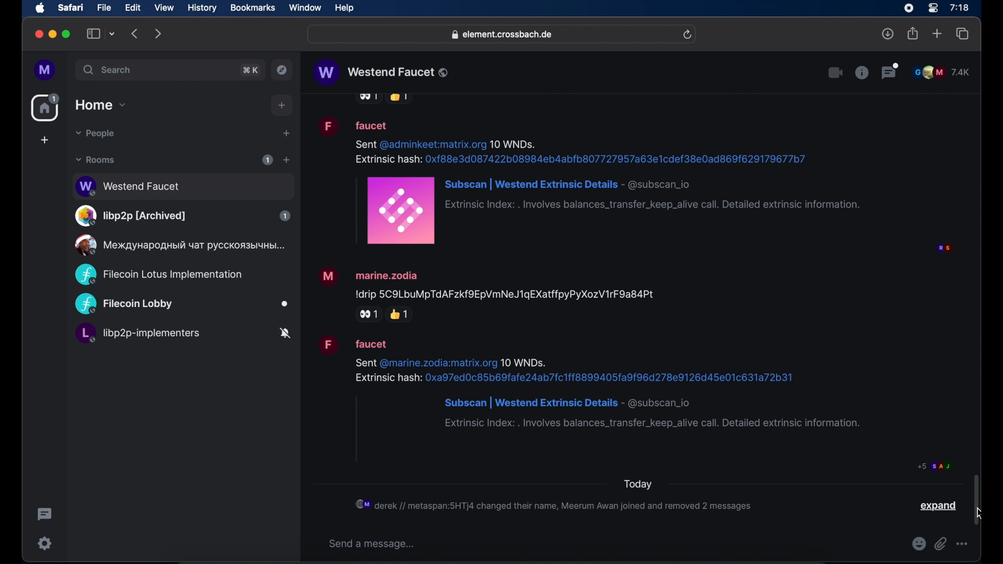  I want to click on rooms dropdown, so click(96, 160).